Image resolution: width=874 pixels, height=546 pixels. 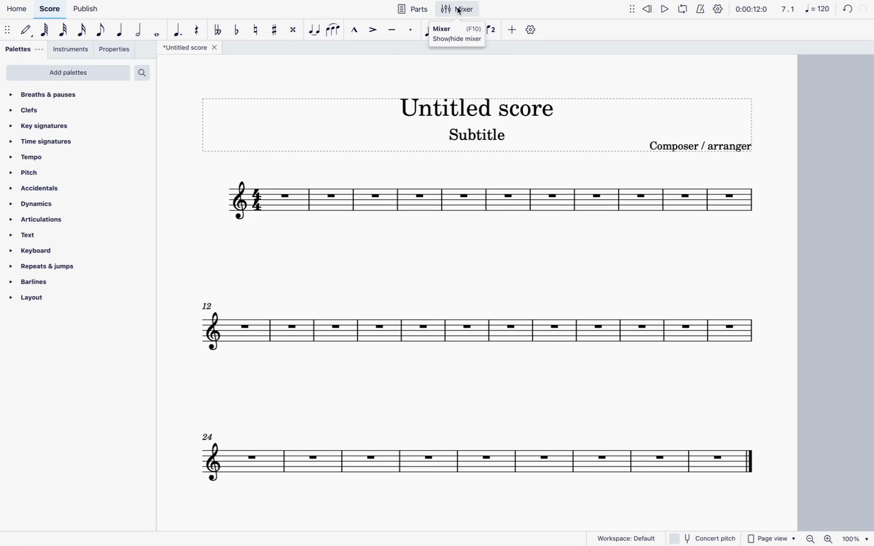 I want to click on workspace, so click(x=626, y=538).